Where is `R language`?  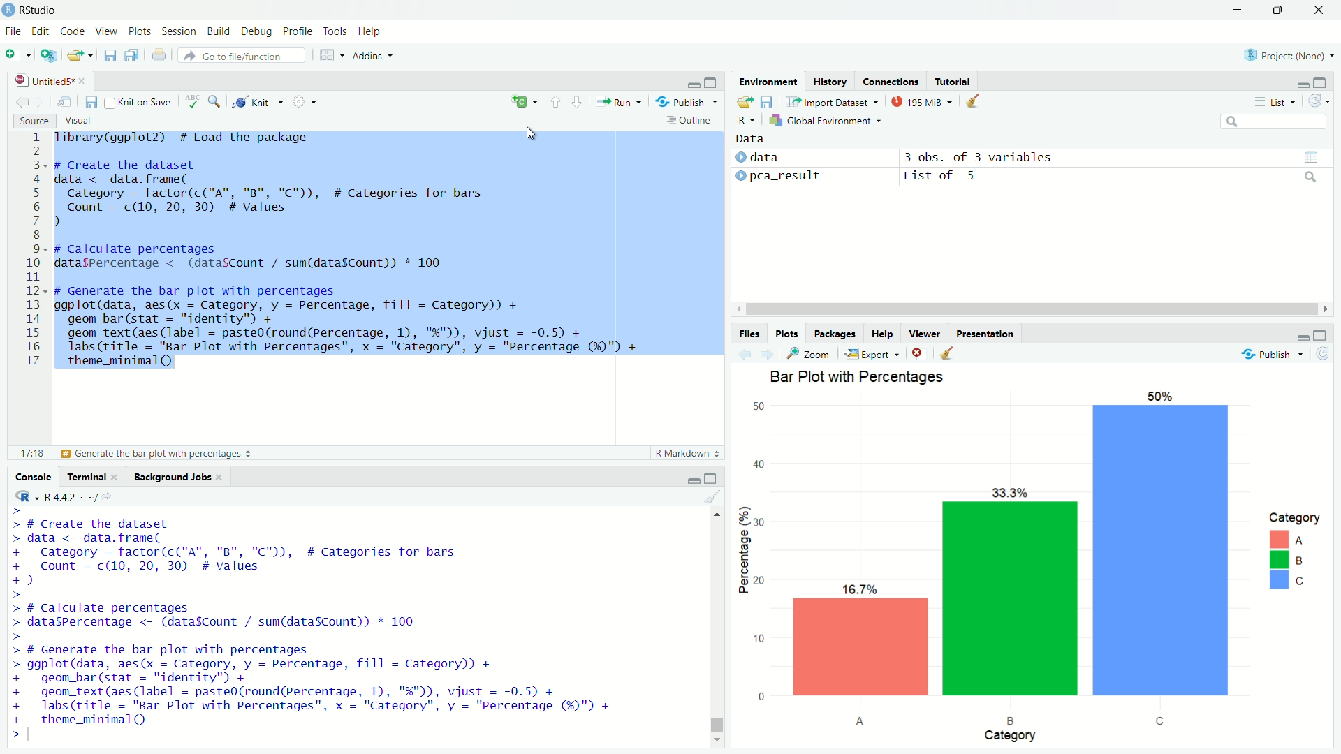
R language is located at coordinates (746, 120).